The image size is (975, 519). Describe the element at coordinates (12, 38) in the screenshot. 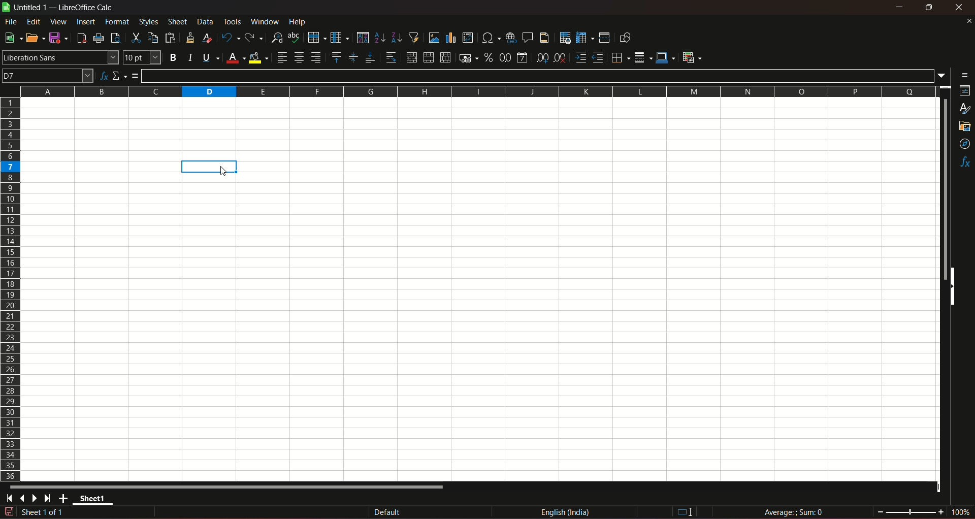

I see `new` at that location.